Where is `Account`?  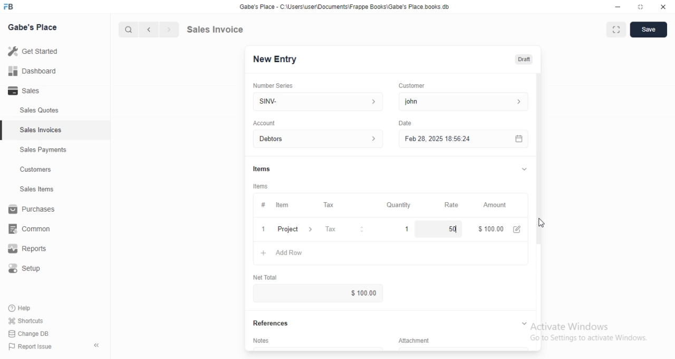
Account is located at coordinates (320, 139).